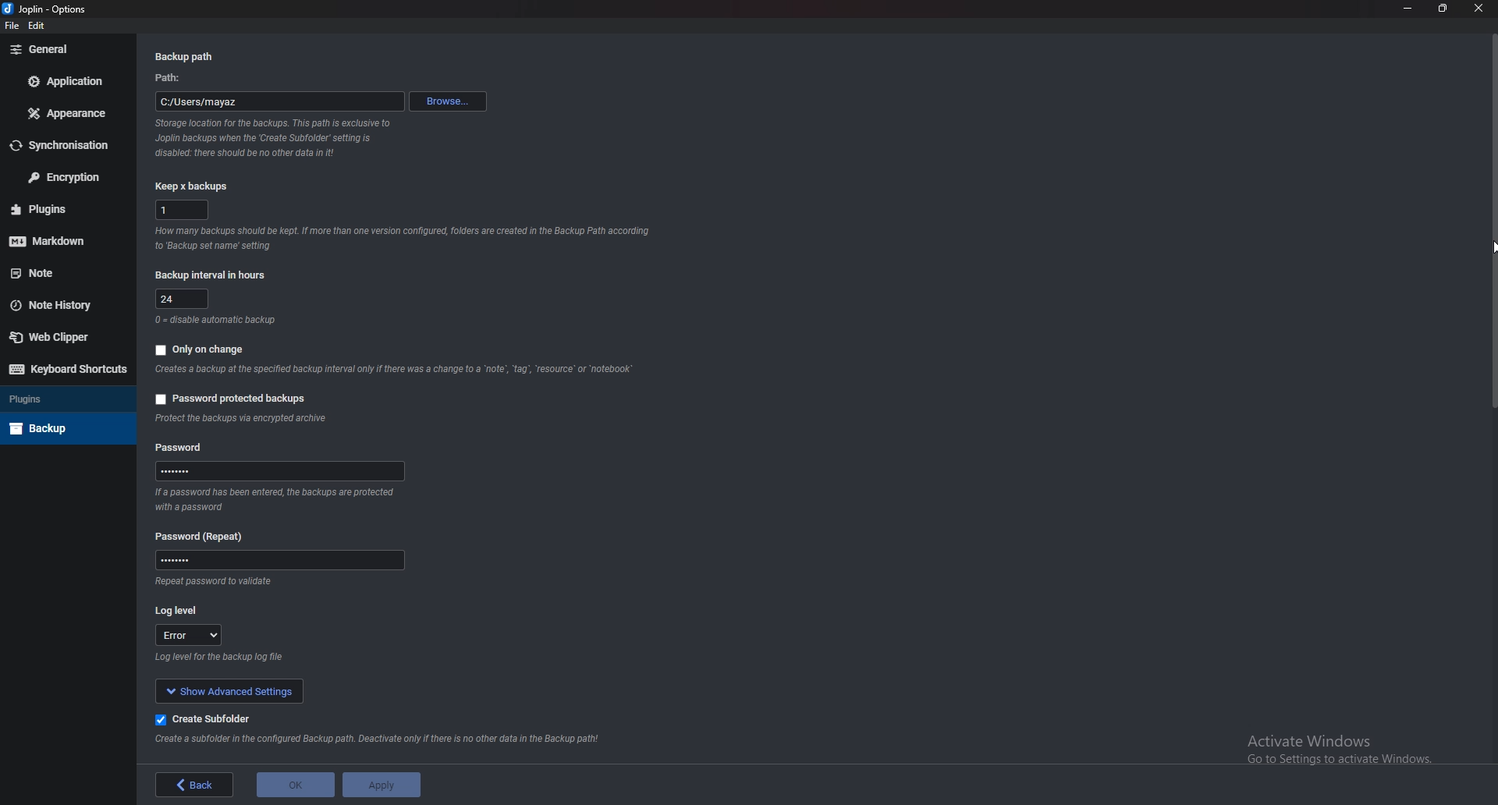 The image size is (1498, 805). What do you see at coordinates (12, 26) in the screenshot?
I see `file` at bounding box center [12, 26].